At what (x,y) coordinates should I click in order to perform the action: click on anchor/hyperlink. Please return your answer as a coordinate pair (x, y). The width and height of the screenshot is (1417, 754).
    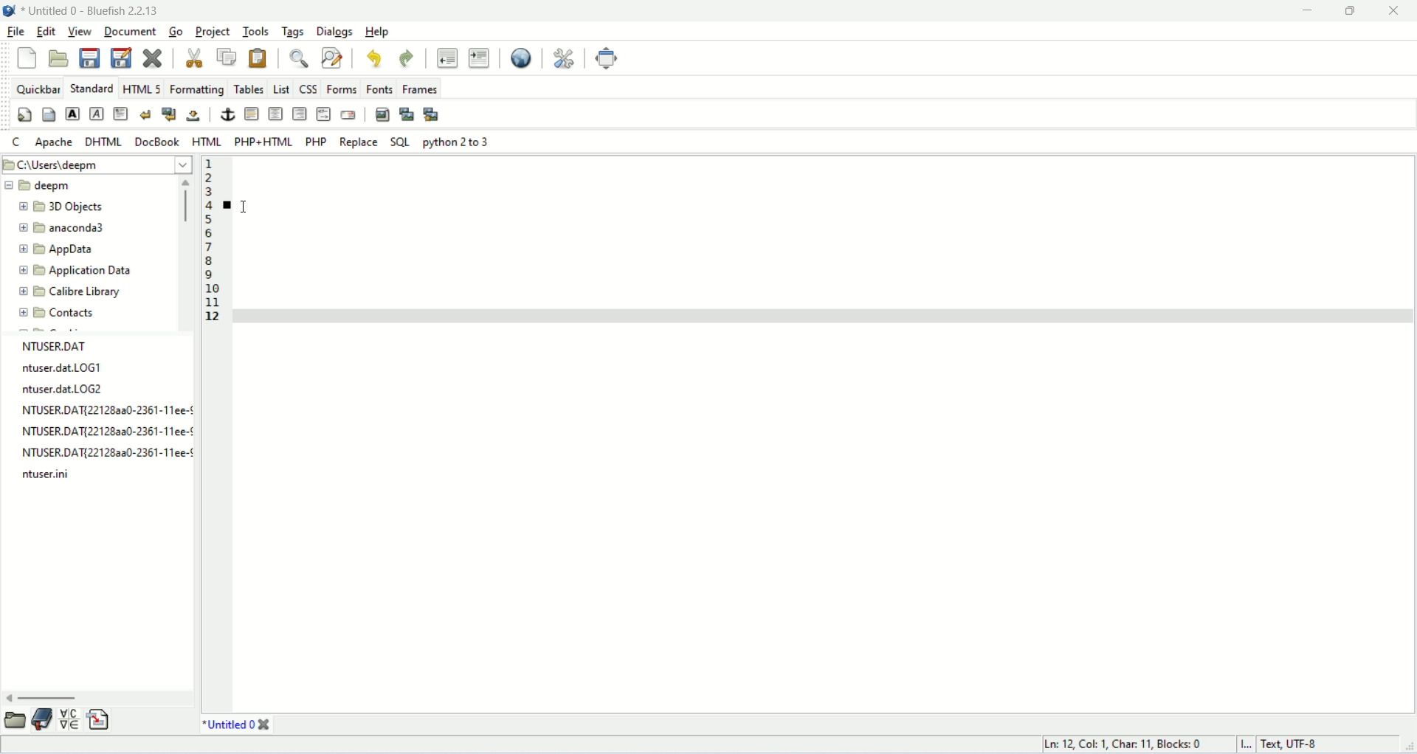
    Looking at the image, I should click on (226, 113).